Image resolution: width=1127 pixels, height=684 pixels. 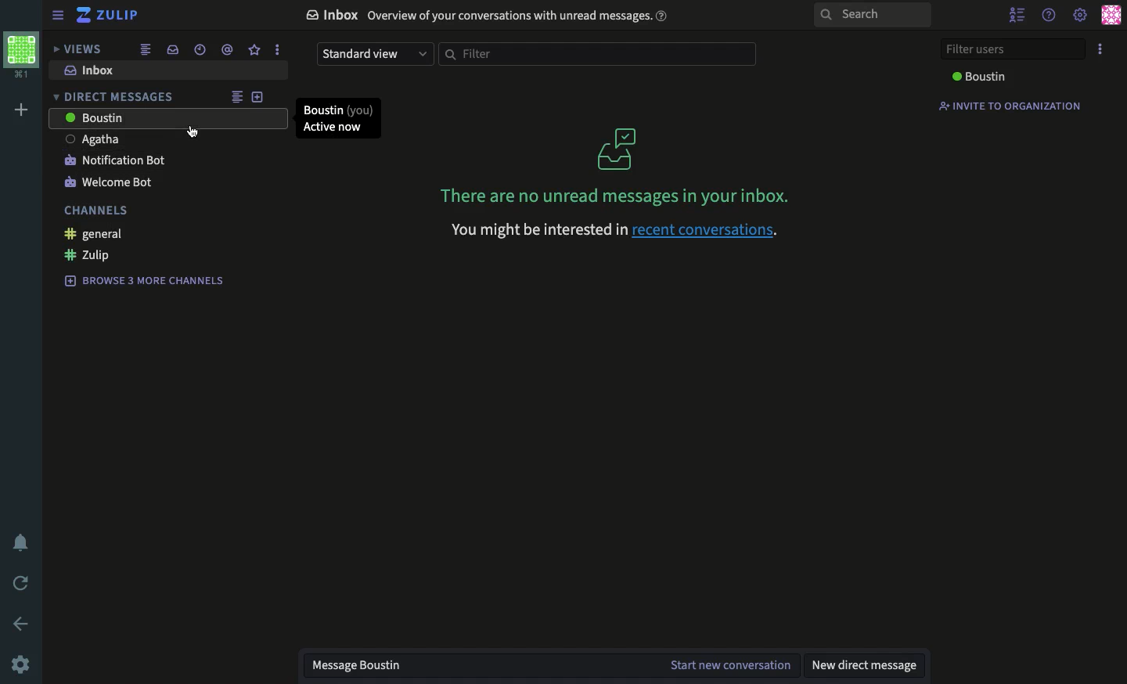 I want to click on filter users, so click(x=1014, y=49).